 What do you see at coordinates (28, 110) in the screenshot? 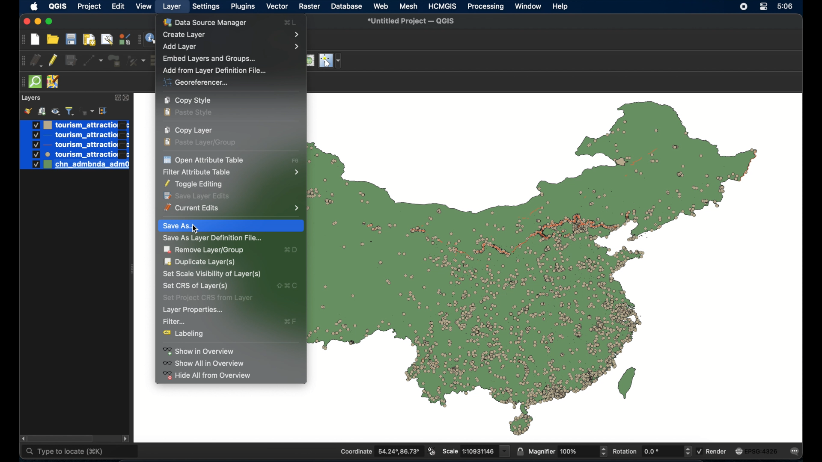
I see `open layer styling panel` at bounding box center [28, 110].